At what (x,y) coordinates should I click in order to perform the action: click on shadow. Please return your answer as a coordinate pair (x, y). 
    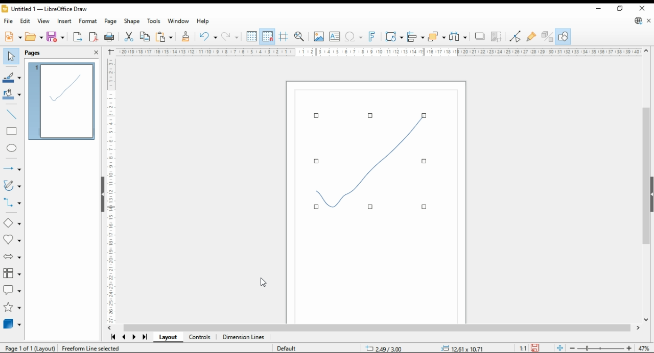
    Looking at the image, I should click on (479, 36).